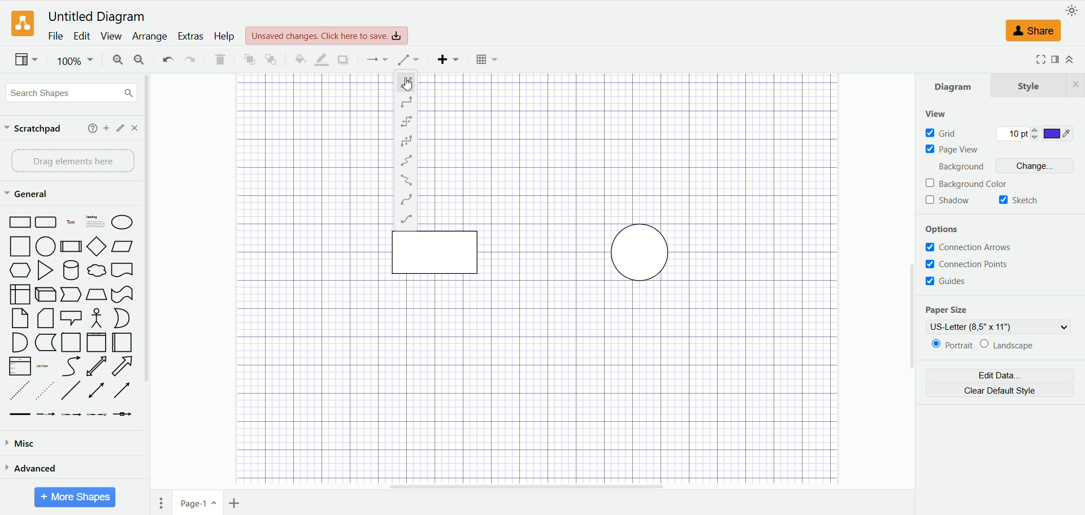 The height and width of the screenshot is (515, 1085). Describe the element at coordinates (1006, 344) in the screenshot. I see `landscape` at that location.